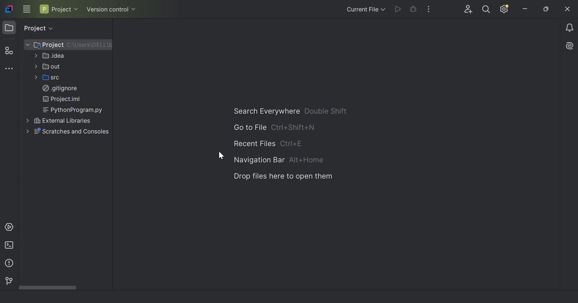 The image size is (578, 303). What do you see at coordinates (59, 121) in the screenshot?
I see `External libraries` at bounding box center [59, 121].